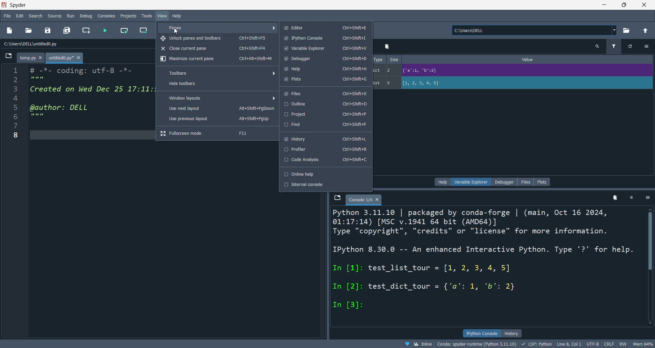  Describe the element at coordinates (325, 125) in the screenshot. I see `find` at that location.